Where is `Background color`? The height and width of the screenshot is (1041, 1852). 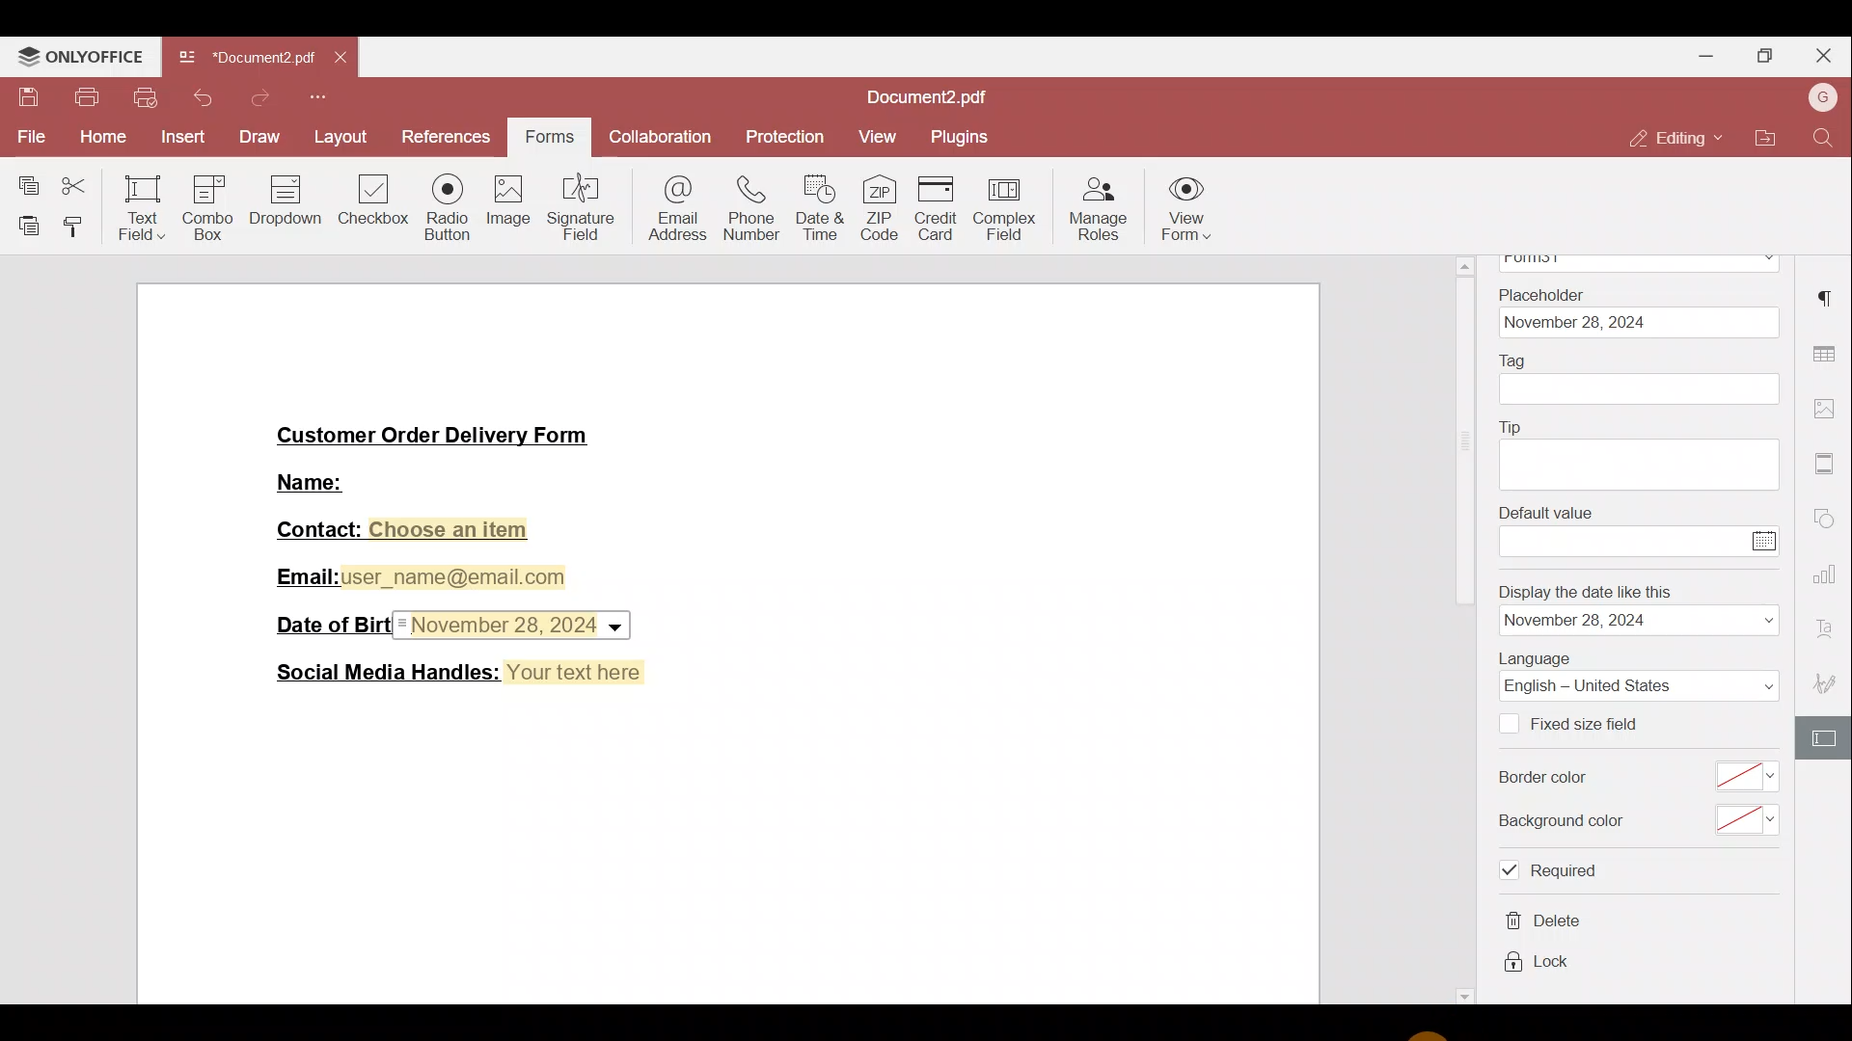
Background color is located at coordinates (1566, 819).